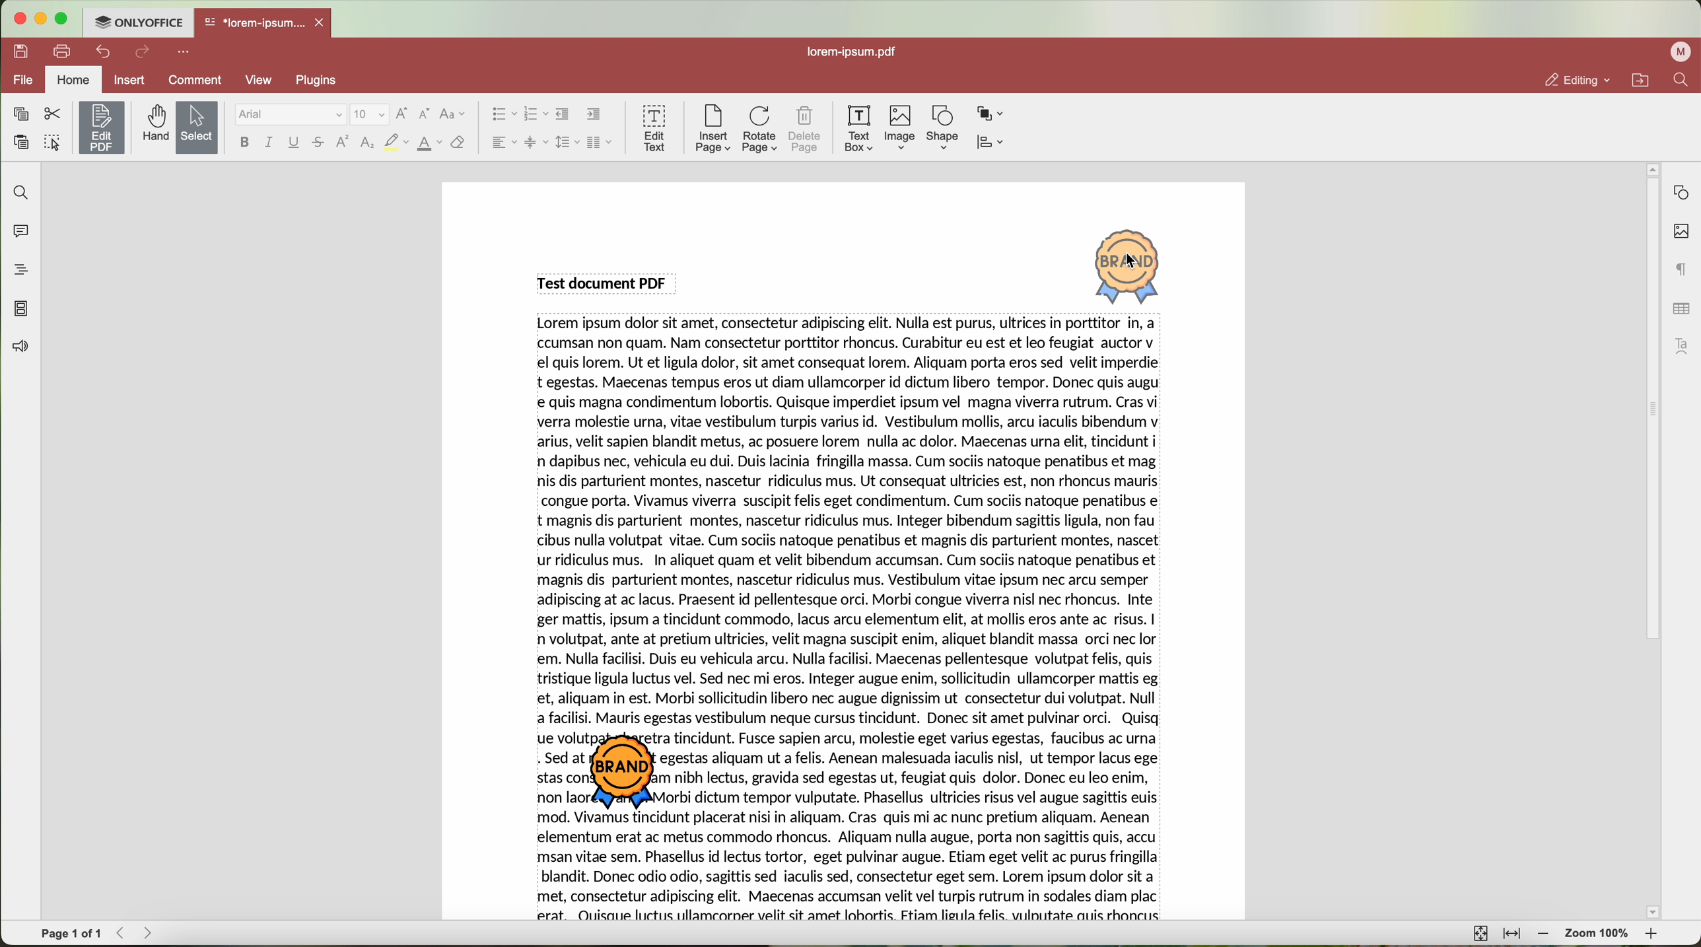 This screenshot has width=1701, height=947. What do you see at coordinates (501, 115) in the screenshot?
I see `bullet list` at bounding box center [501, 115].